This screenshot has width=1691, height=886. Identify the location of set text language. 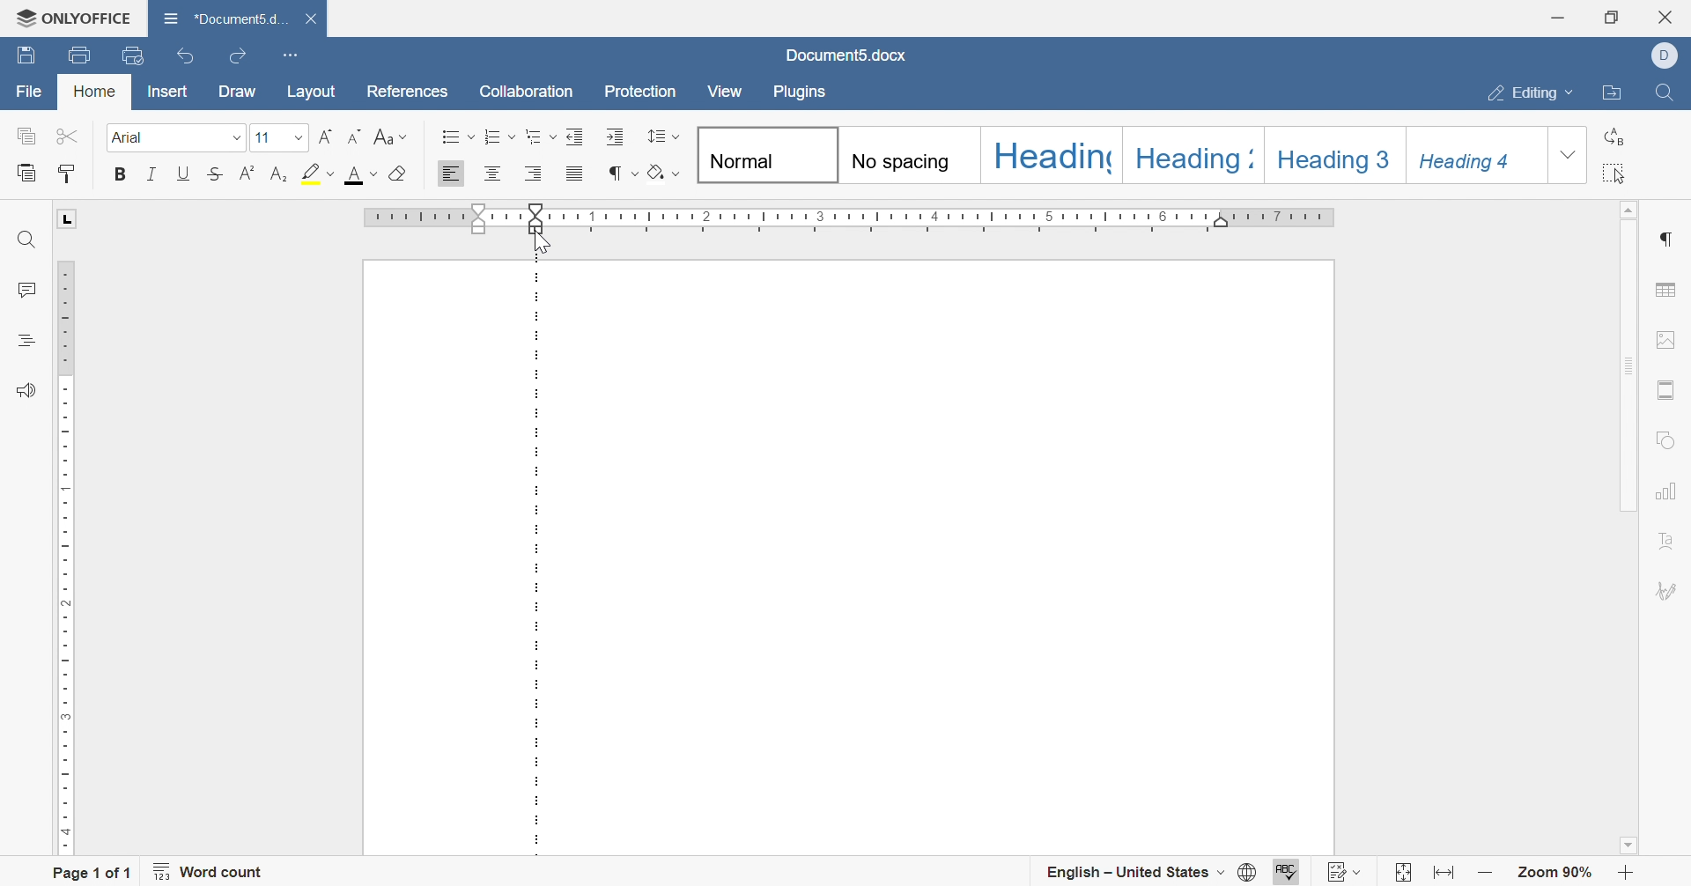
(1137, 870).